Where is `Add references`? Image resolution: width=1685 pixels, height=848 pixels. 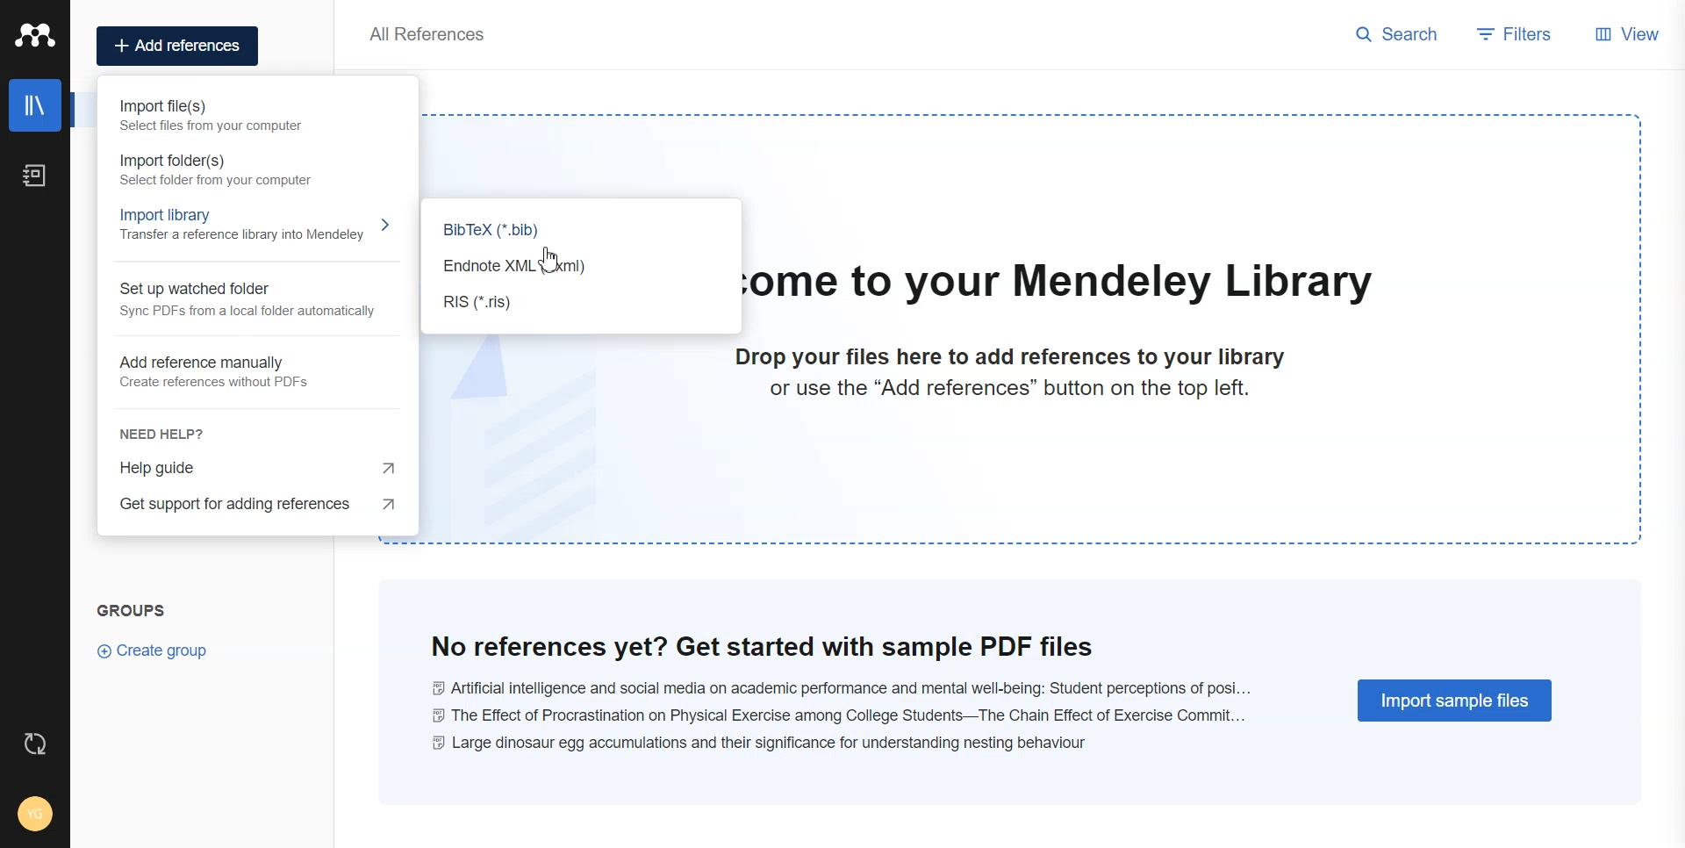
Add references is located at coordinates (180, 47).